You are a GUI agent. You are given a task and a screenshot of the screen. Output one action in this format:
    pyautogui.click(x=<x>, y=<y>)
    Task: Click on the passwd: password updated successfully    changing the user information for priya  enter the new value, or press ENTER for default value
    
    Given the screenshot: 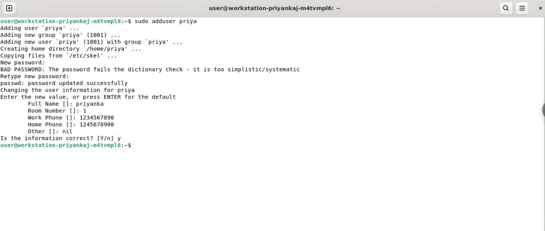 What is the action you would take?
    pyautogui.click(x=102, y=89)
    